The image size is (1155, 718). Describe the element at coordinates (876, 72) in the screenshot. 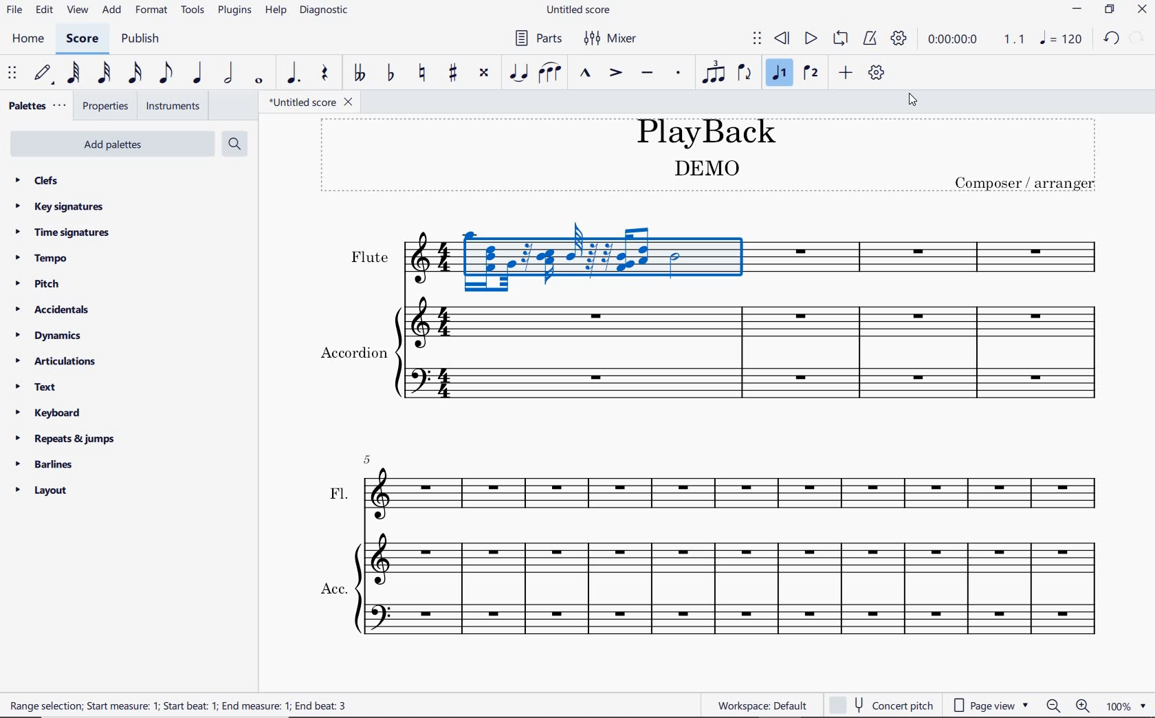

I see `customize toolbar` at that location.